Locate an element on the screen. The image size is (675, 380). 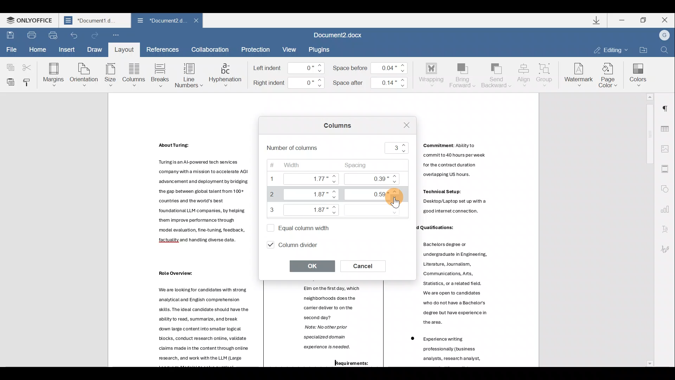
Save is located at coordinates (9, 36).